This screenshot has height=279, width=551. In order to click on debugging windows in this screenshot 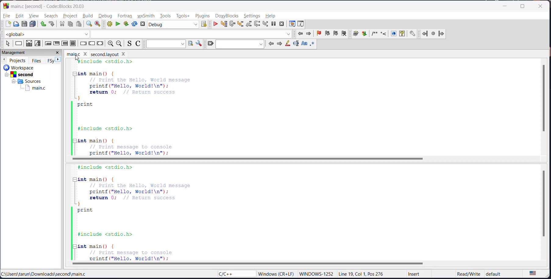, I will do `click(293, 23)`.